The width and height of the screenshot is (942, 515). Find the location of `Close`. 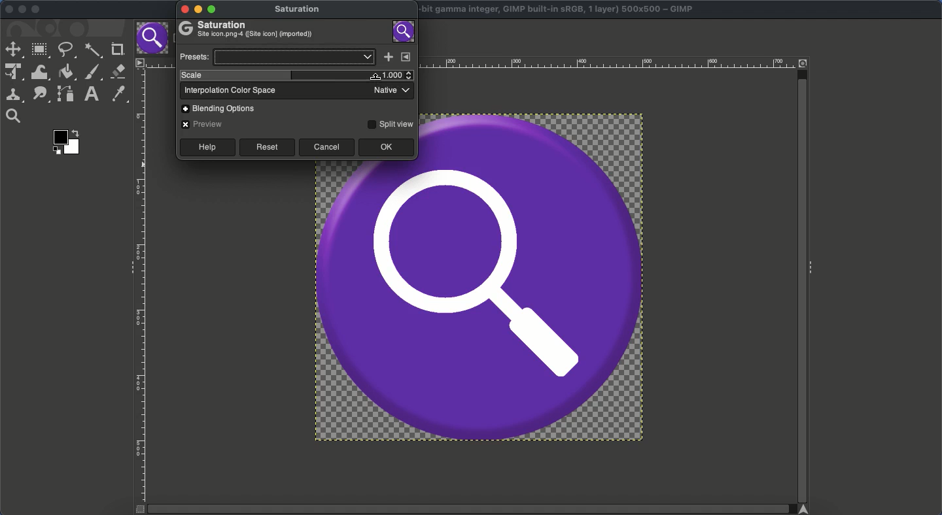

Close is located at coordinates (8, 8).